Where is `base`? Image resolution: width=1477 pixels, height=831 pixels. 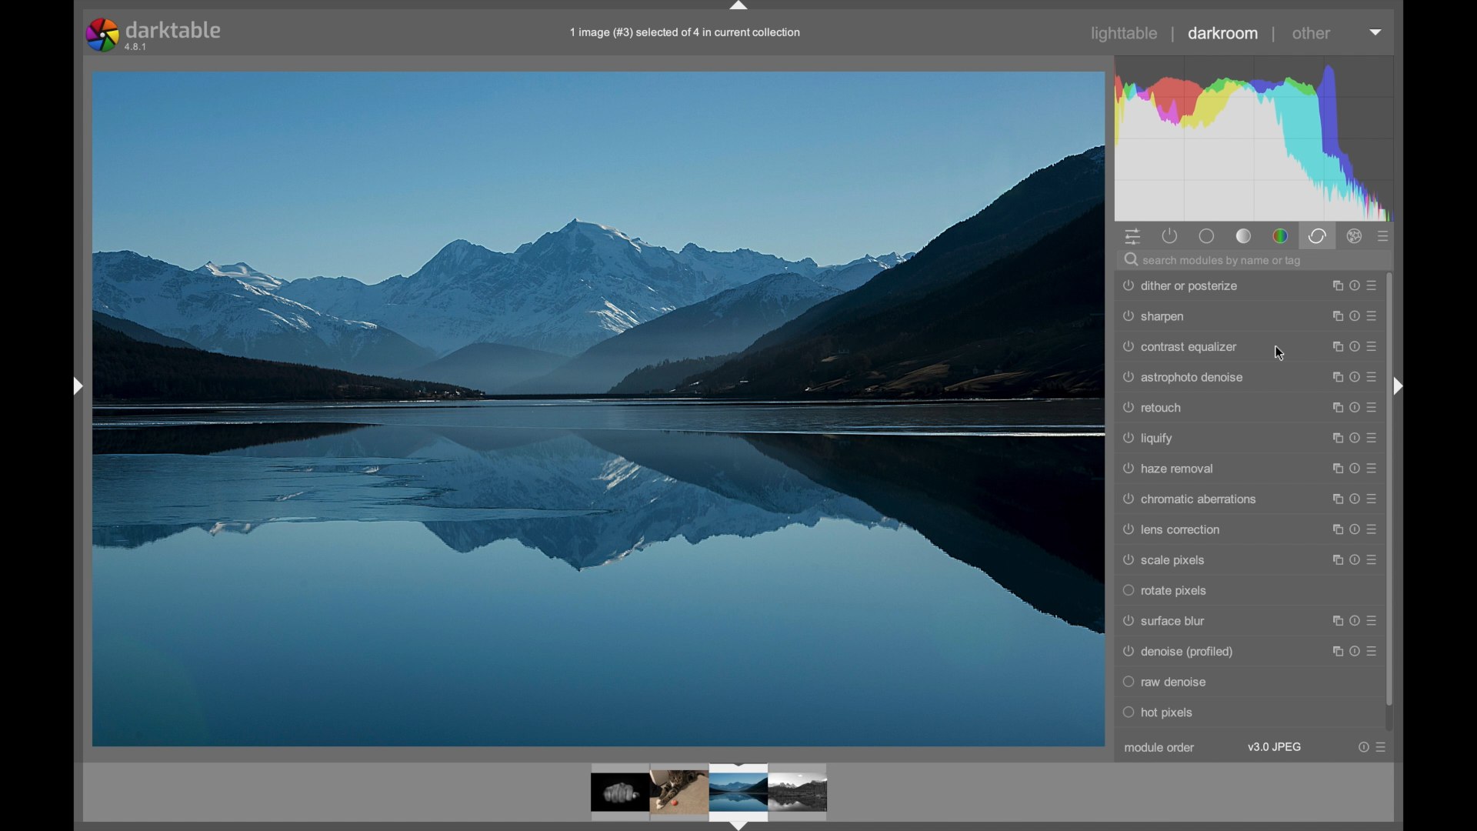 base is located at coordinates (1208, 235).